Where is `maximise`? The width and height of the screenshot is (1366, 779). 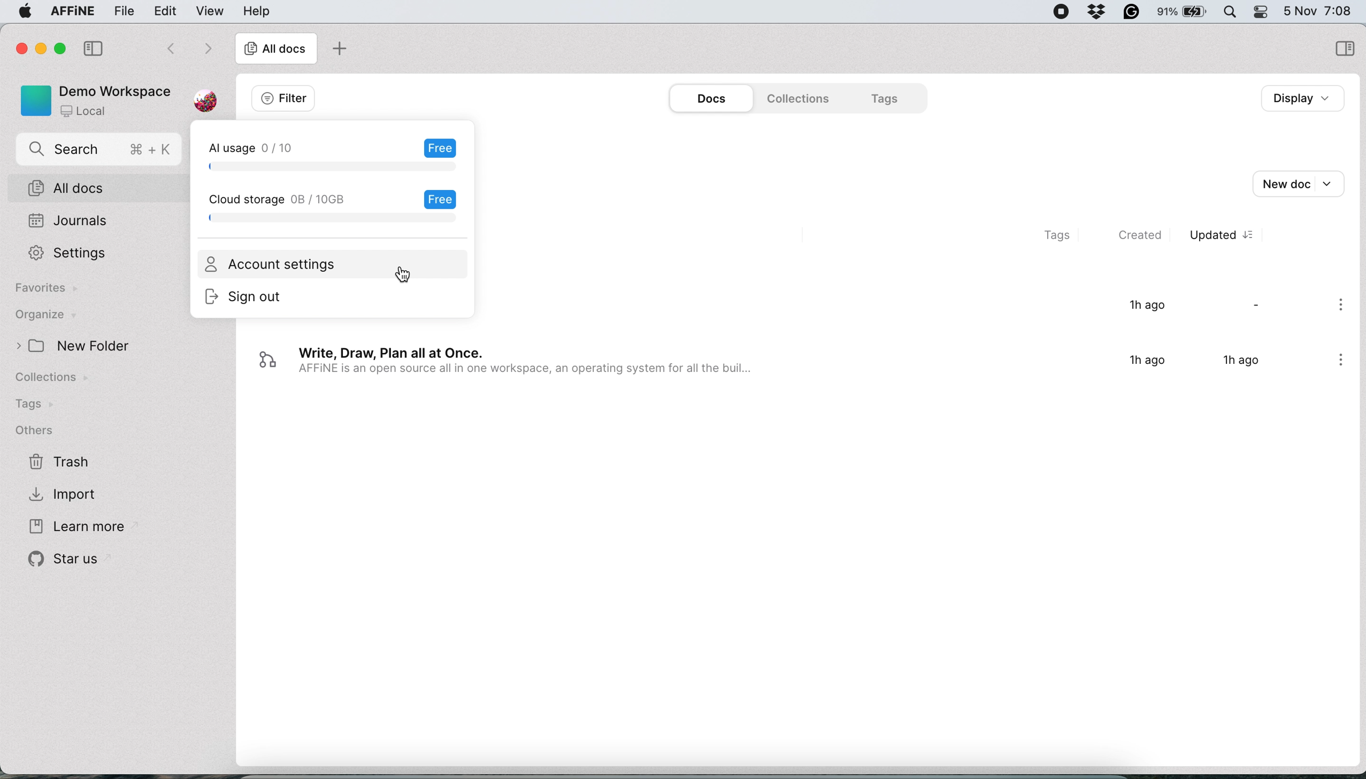
maximise is located at coordinates (56, 49).